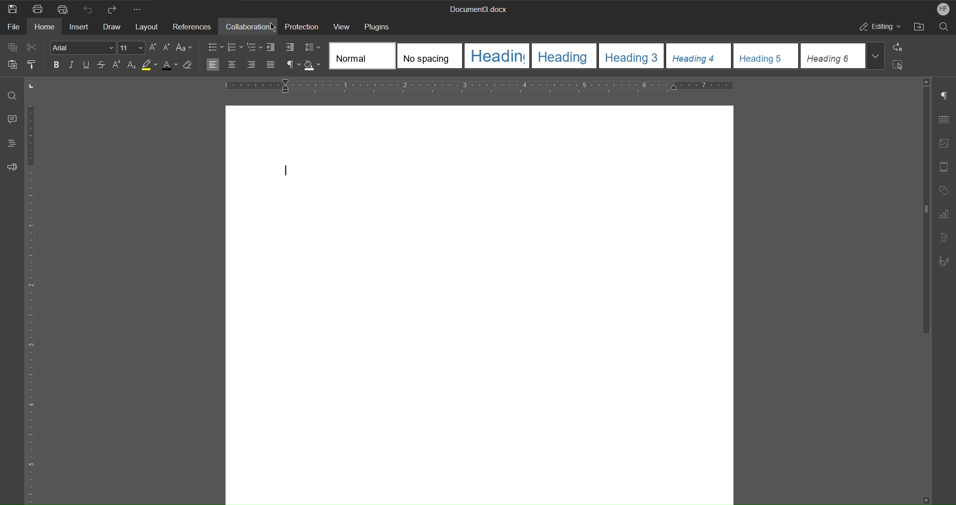  Describe the element at coordinates (254, 46) in the screenshot. I see `Multilevel list` at that location.